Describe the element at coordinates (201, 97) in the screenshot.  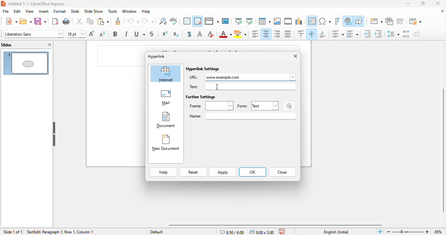
I see `further settings` at that location.